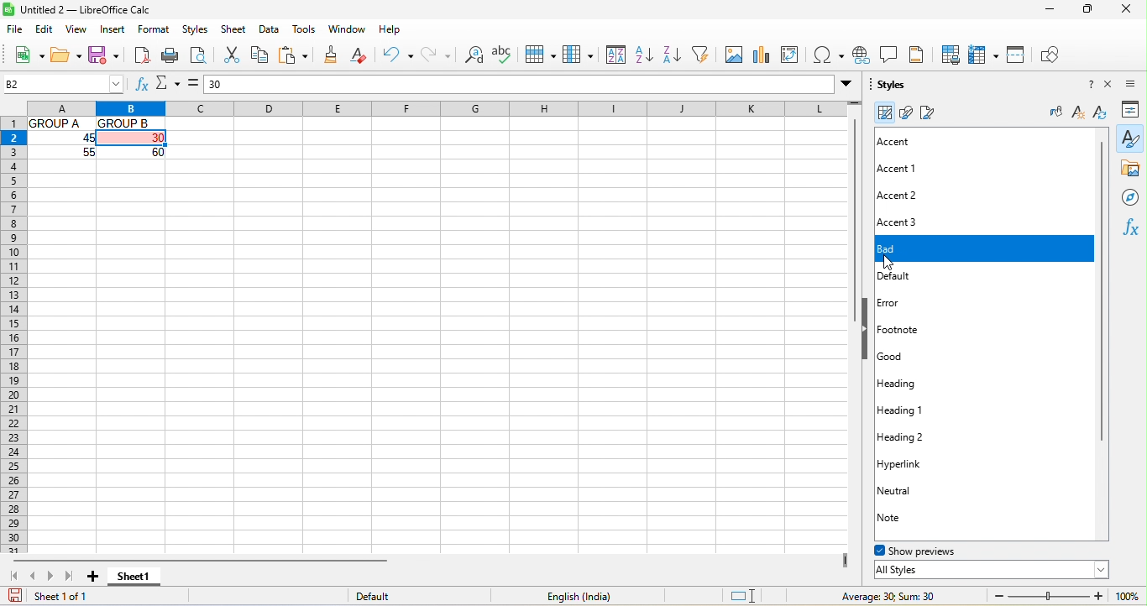 The width and height of the screenshot is (1147, 606). I want to click on undo, so click(401, 55).